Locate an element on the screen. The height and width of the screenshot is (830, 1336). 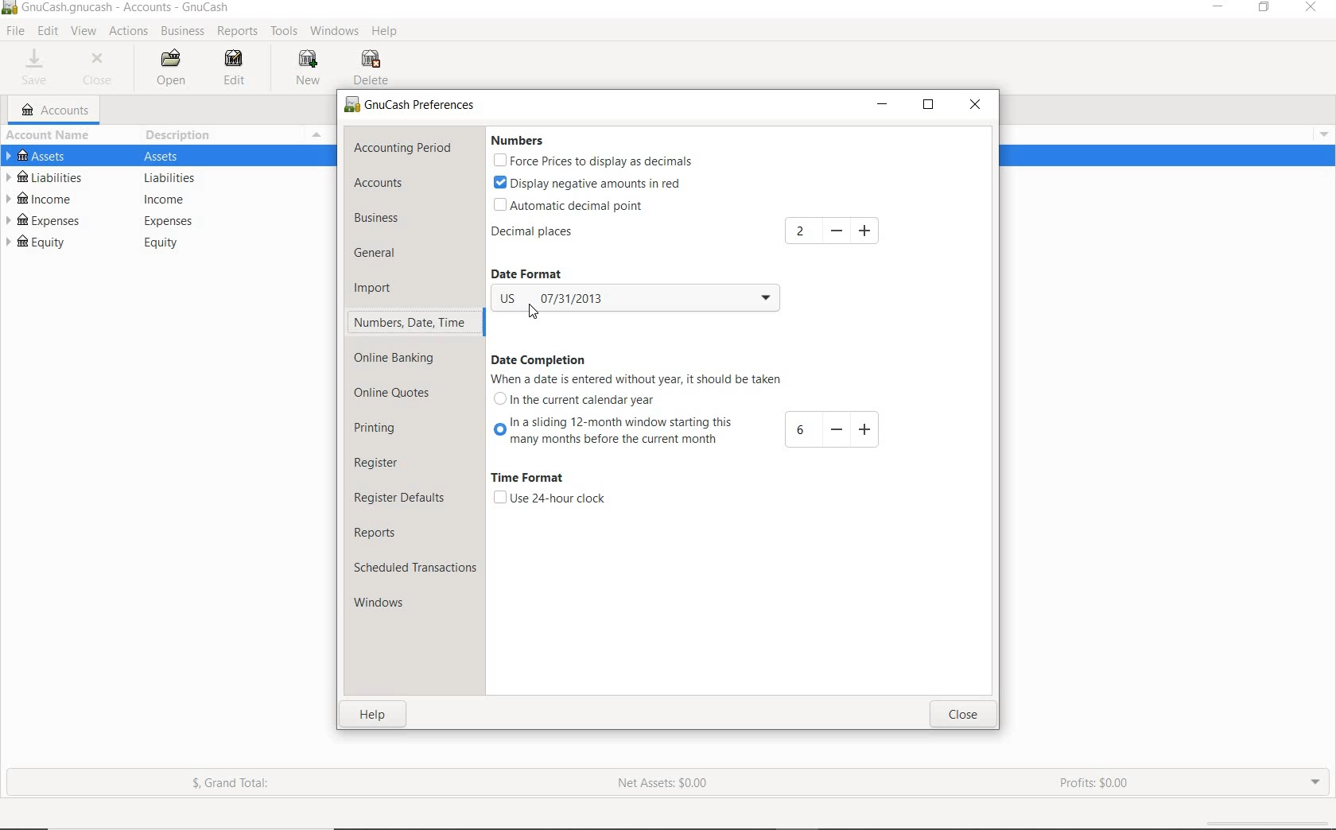
when a date is entered without year, it should be taken is located at coordinates (640, 379).